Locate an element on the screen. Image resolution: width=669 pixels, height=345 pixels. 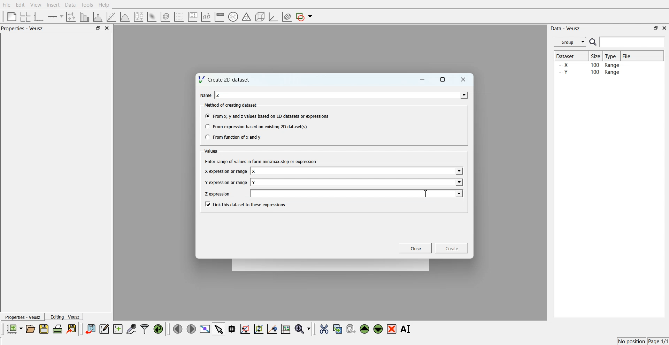
Type is located at coordinates (612, 56).